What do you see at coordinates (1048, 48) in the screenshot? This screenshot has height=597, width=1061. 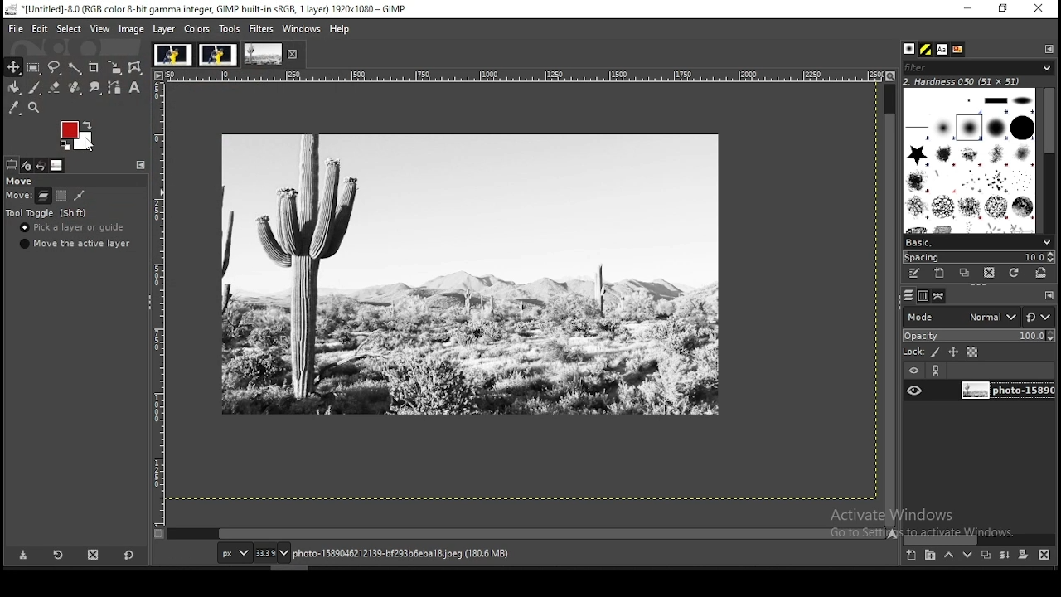 I see `configure this pane` at bounding box center [1048, 48].